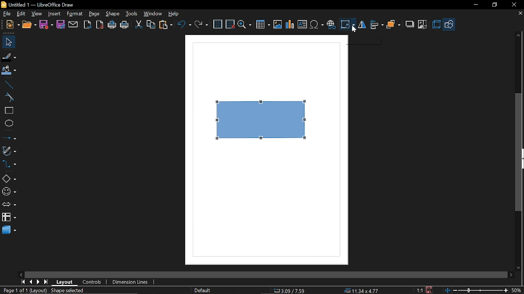 The width and height of the screenshot is (524, 294). Describe the element at coordinates (75, 14) in the screenshot. I see `Format` at that location.